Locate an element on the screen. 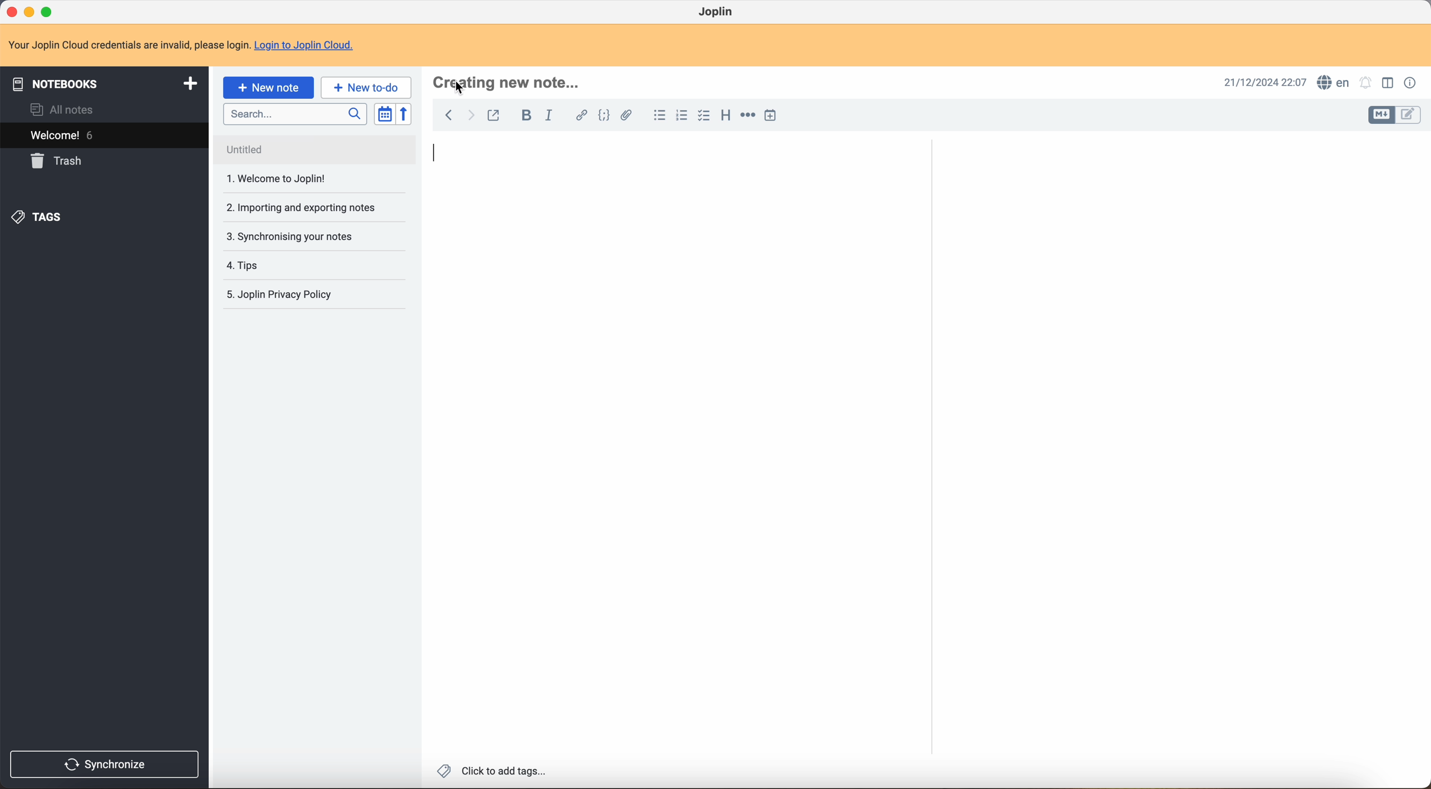 The width and height of the screenshot is (1431, 789). new to-do is located at coordinates (366, 87).